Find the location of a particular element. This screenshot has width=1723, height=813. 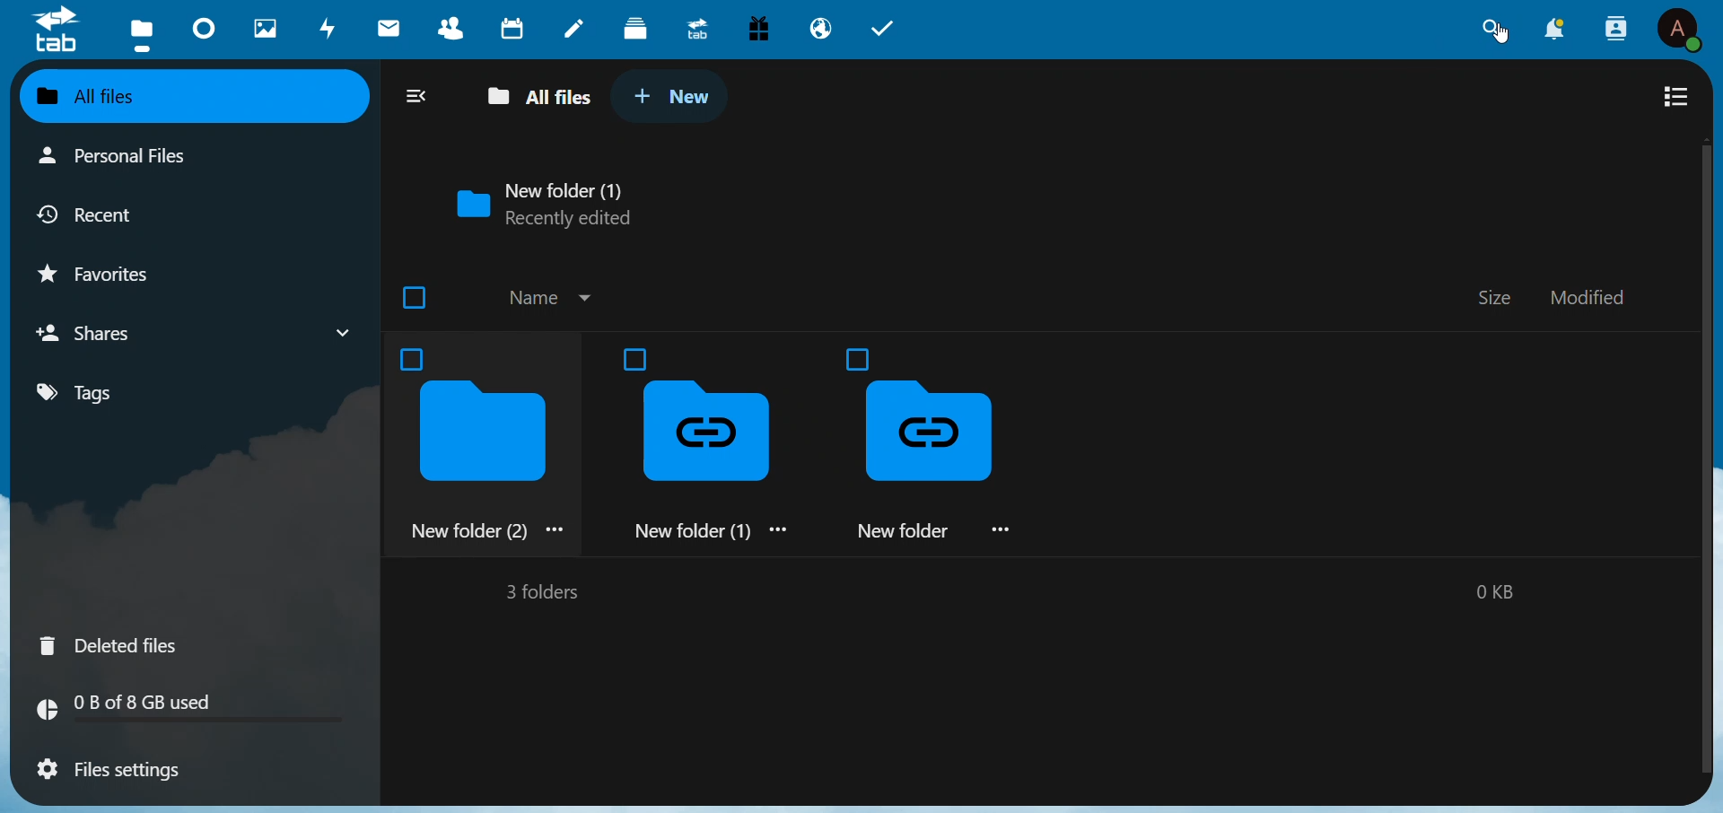

name is located at coordinates (543, 300).